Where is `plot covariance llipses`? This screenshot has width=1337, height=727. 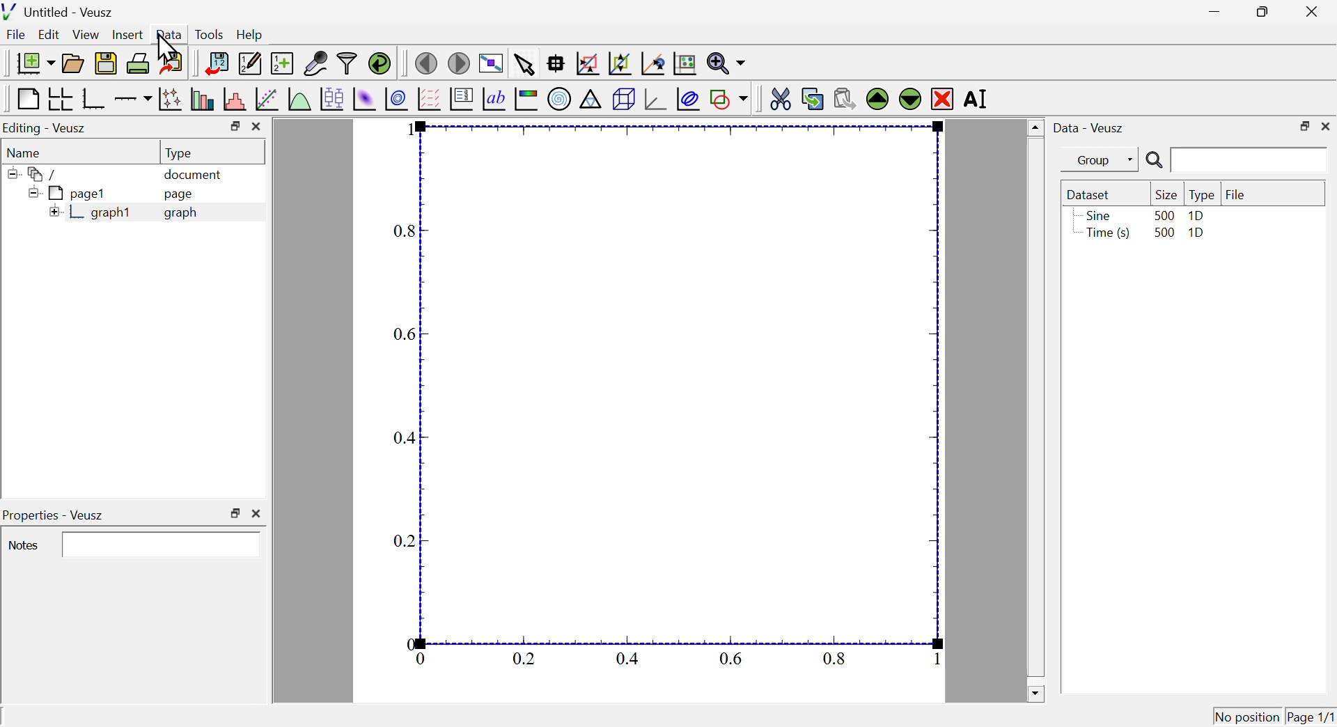 plot covariance llipses is located at coordinates (690, 99).